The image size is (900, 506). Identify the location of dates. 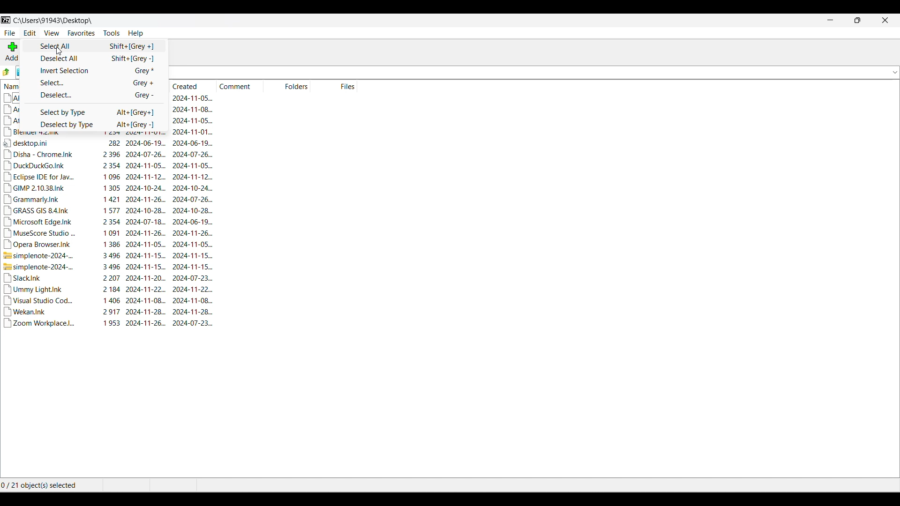
(195, 115).